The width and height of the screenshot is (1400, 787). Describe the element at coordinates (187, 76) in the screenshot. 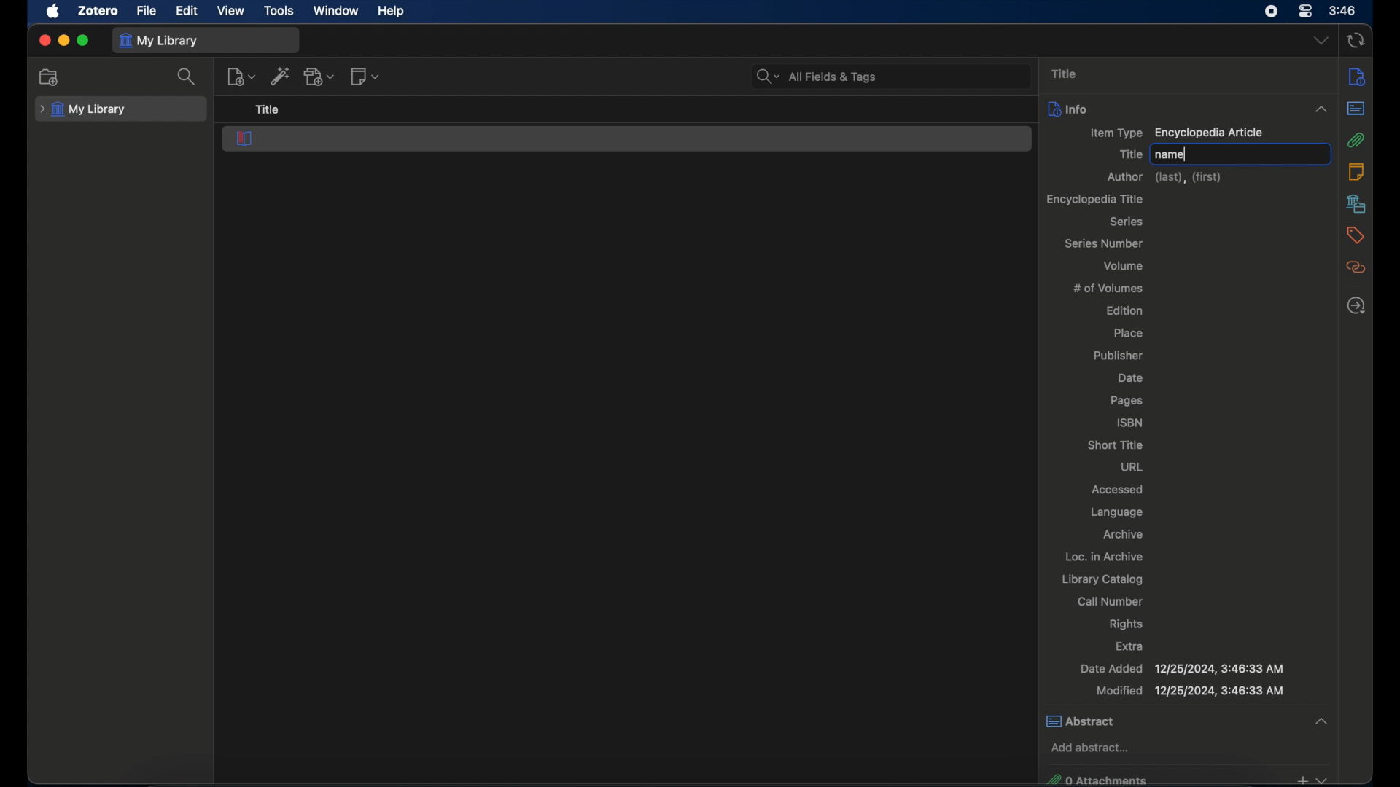

I see `search` at that location.